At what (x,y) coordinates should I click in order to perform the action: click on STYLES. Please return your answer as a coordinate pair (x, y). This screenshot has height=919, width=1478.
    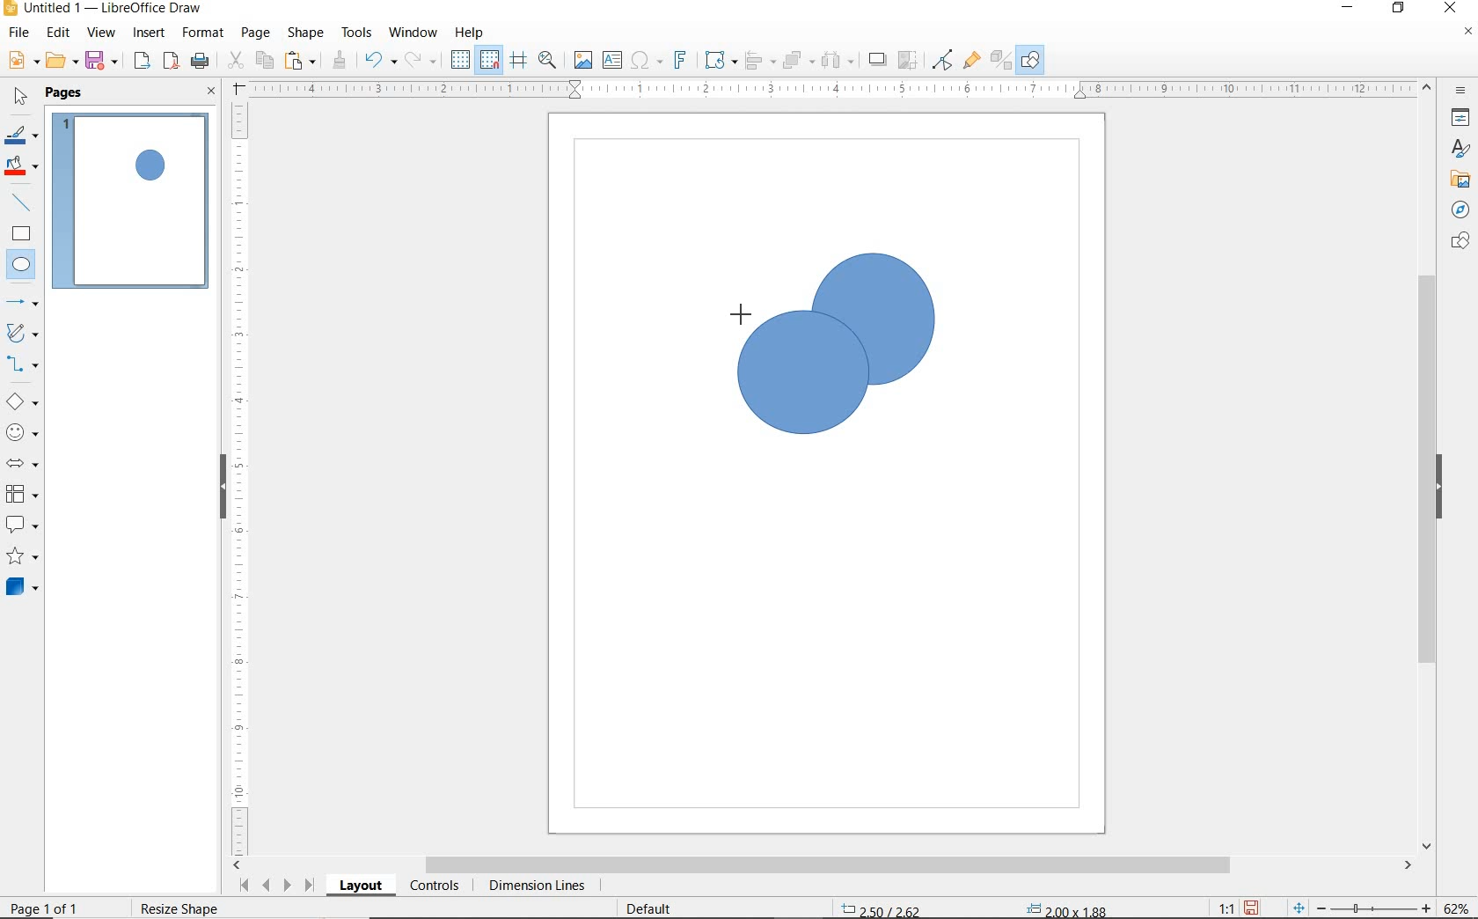
    Looking at the image, I should click on (1456, 151).